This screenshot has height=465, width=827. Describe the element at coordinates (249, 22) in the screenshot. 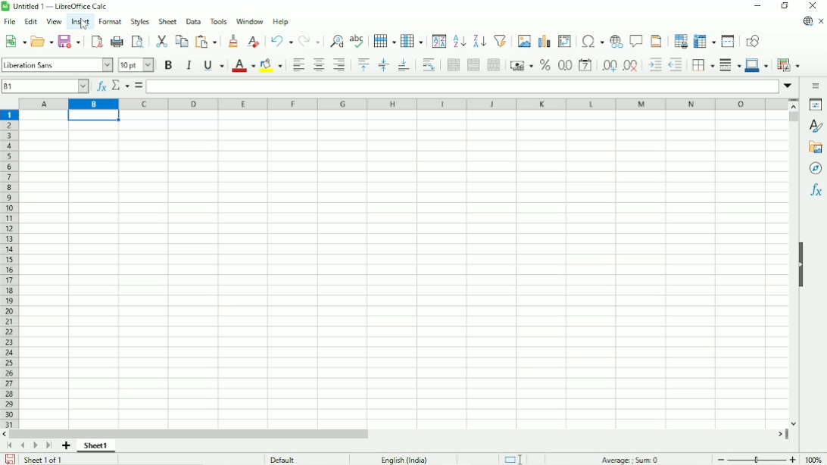

I see `Window` at that location.